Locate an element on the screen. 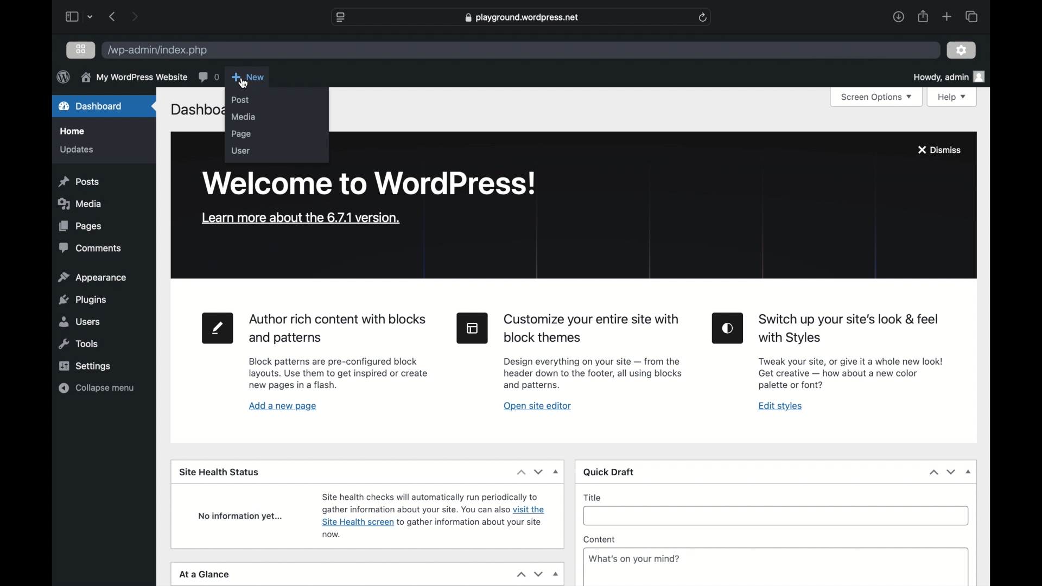 This screenshot has height=586, width=1042. appearance is located at coordinates (92, 277).